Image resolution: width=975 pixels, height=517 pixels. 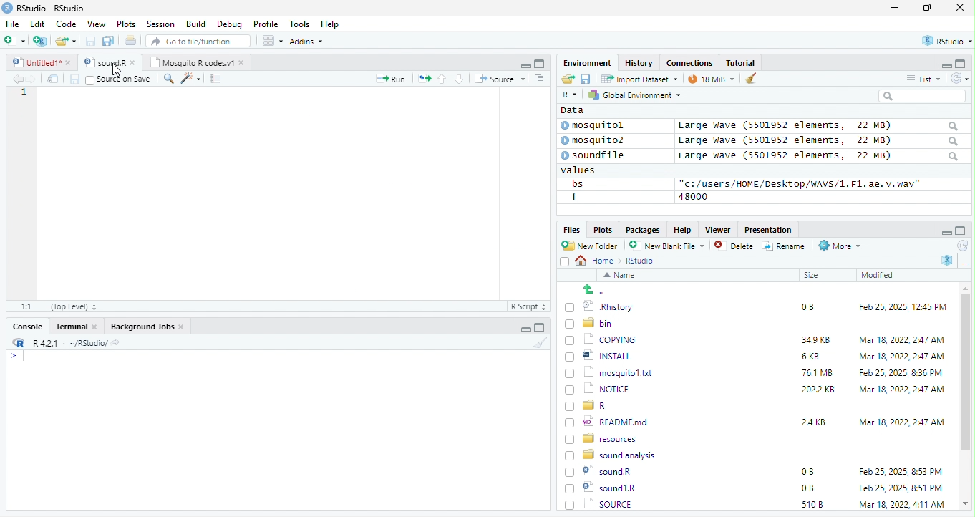 I want to click on Build, so click(x=196, y=24).